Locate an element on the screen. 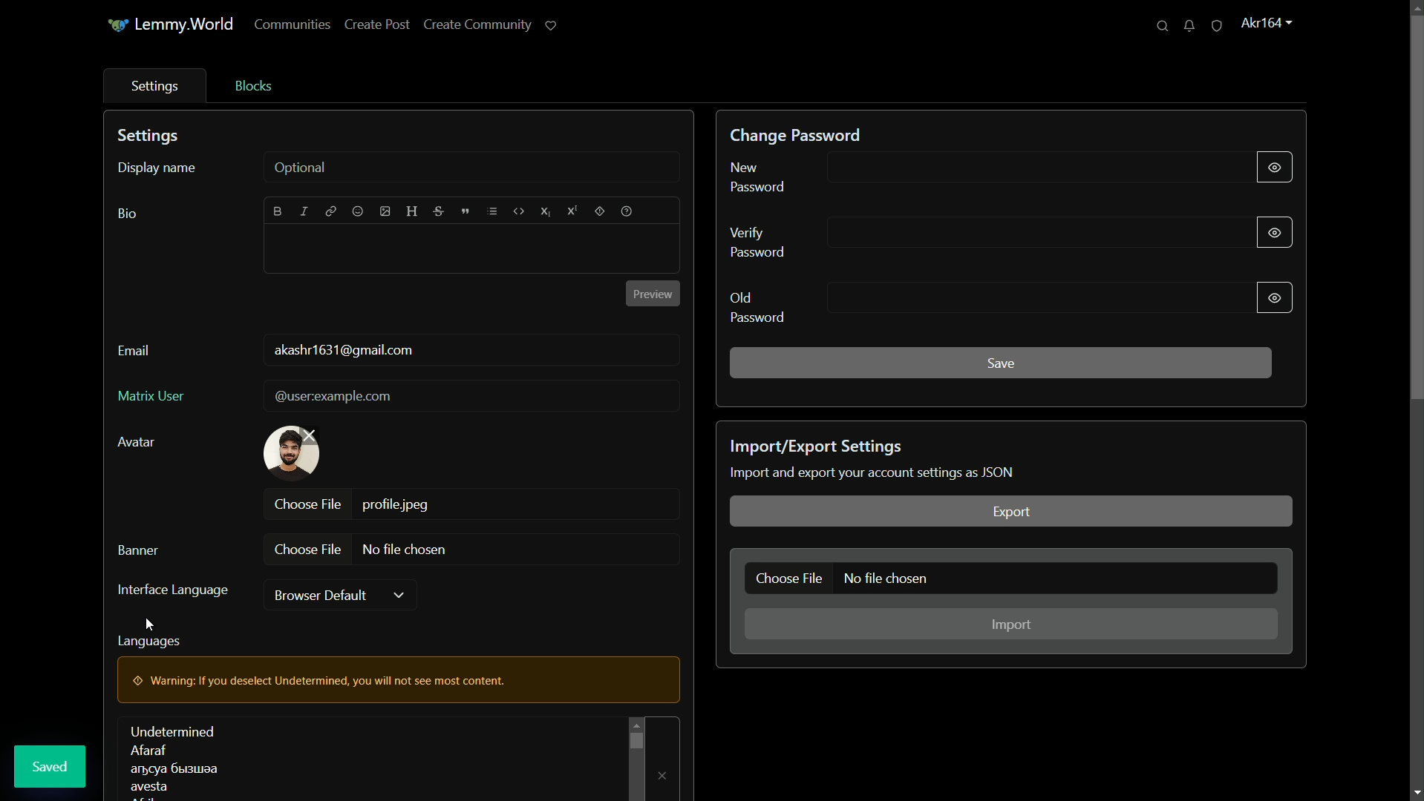  support lemmy is located at coordinates (552, 26).